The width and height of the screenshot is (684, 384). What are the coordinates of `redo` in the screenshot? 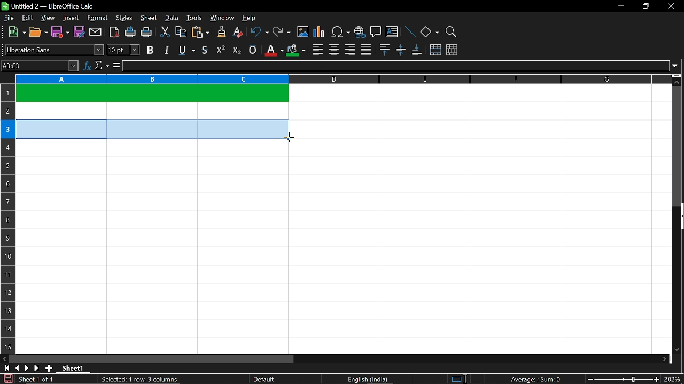 It's located at (282, 33).